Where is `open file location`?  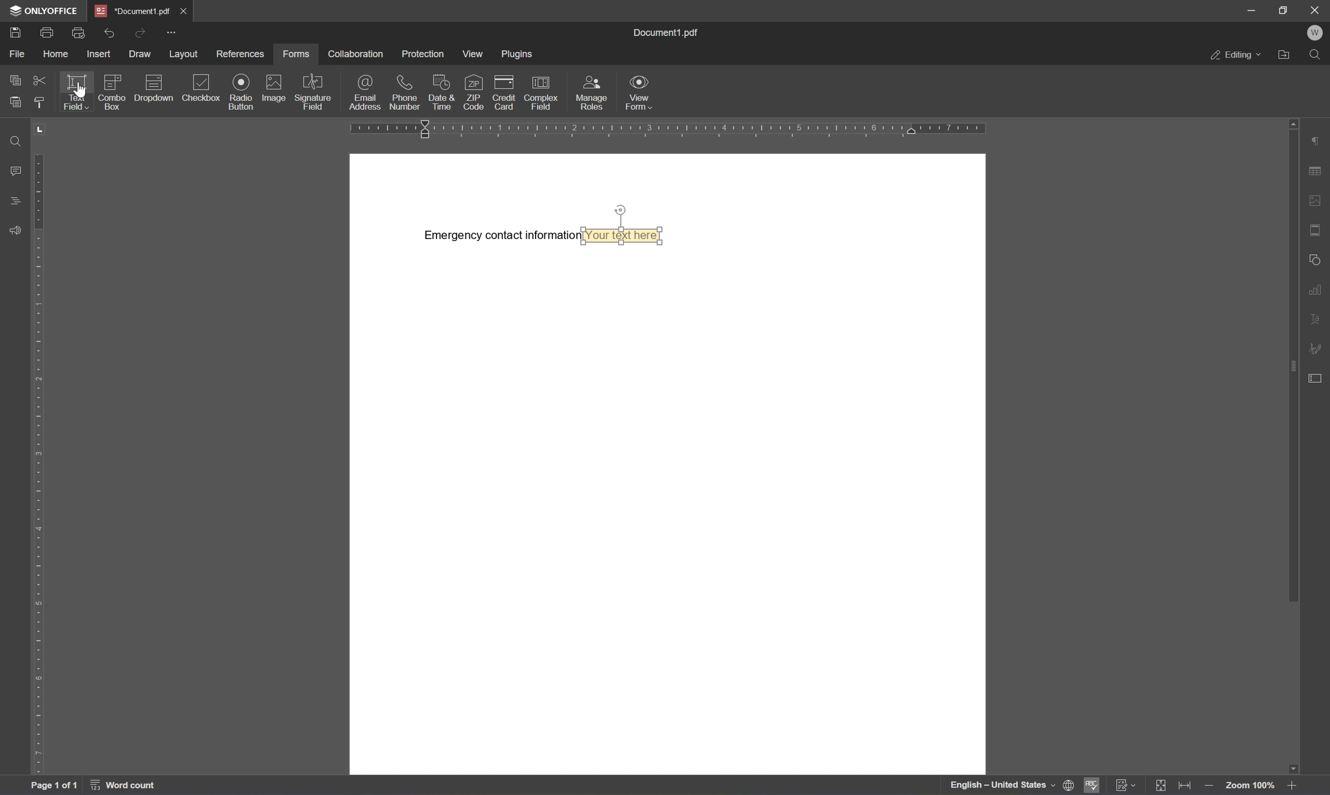
open file location is located at coordinates (1283, 55).